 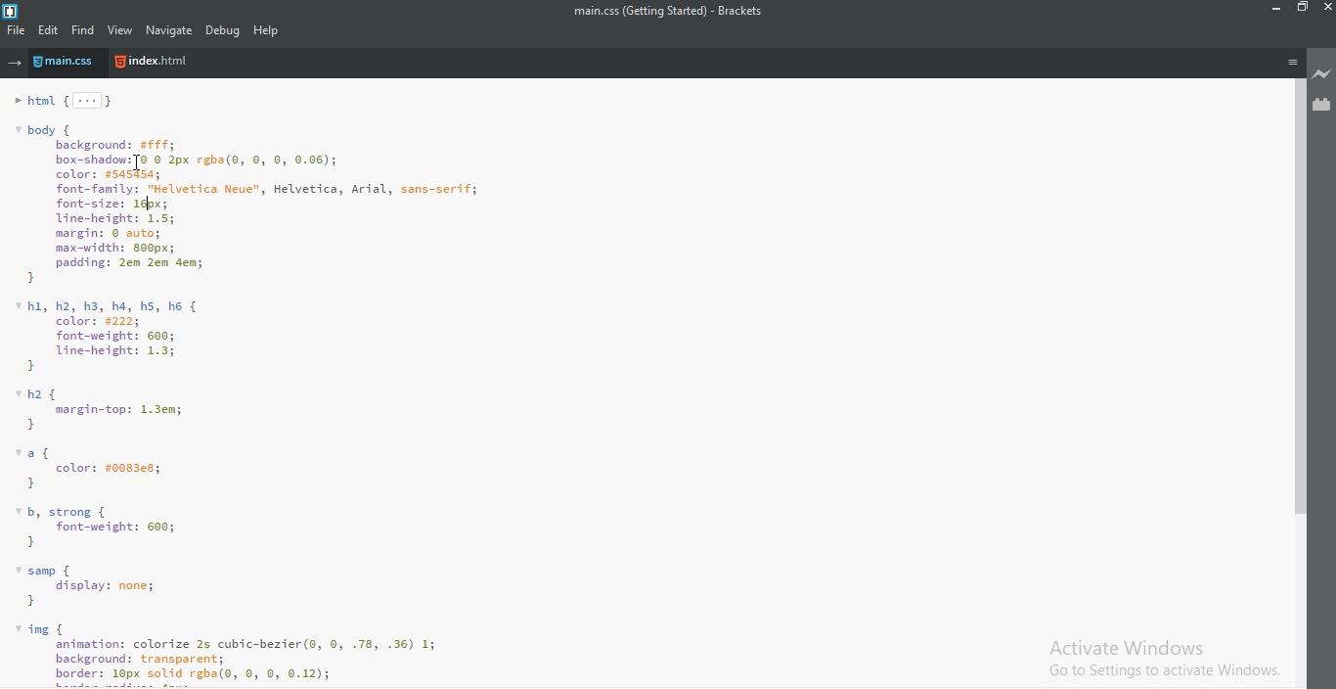 I want to click on main.css, so click(x=71, y=64).